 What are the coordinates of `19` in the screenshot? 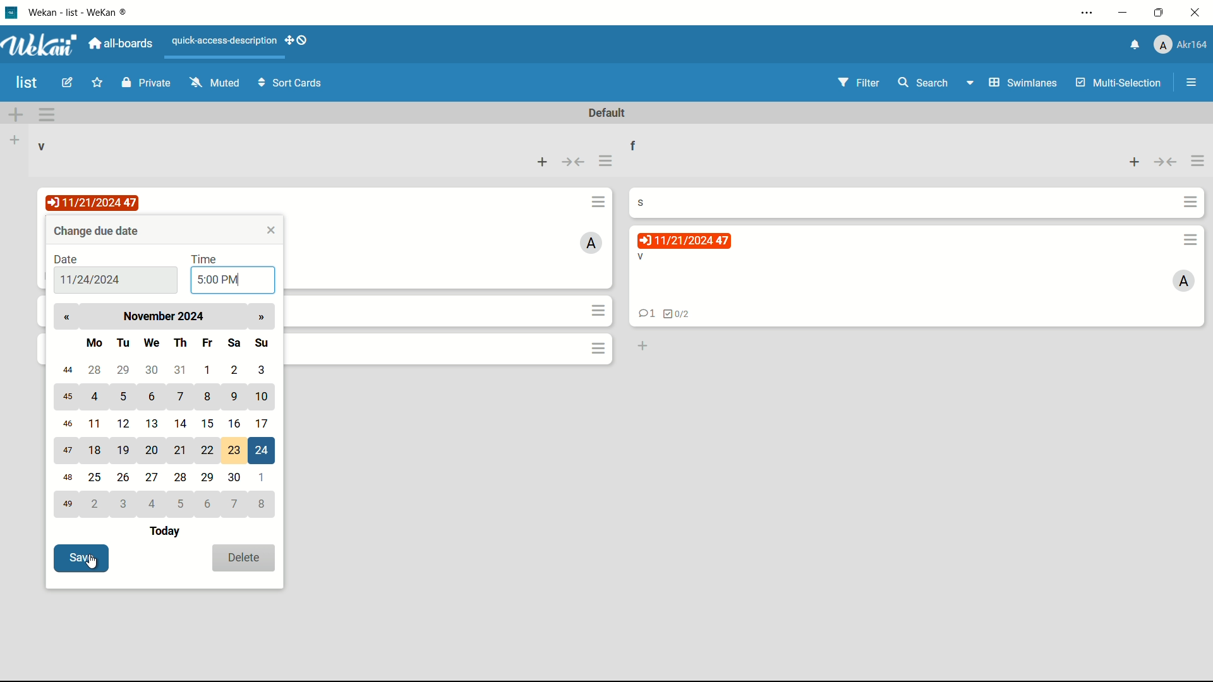 It's located at (125, 451).